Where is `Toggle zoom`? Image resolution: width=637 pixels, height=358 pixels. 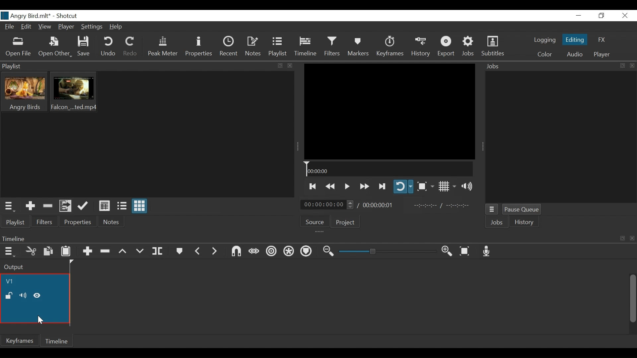 Toggle zoom is located at coordinates (426, 187).